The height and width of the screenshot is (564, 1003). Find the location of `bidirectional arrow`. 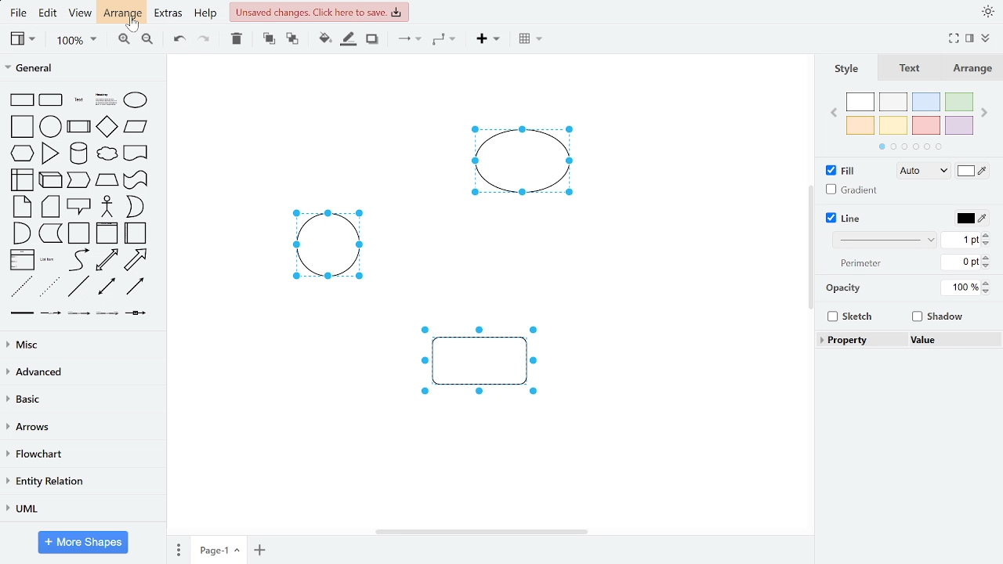

bidirectional arrow is located at coordinates (107, 260).